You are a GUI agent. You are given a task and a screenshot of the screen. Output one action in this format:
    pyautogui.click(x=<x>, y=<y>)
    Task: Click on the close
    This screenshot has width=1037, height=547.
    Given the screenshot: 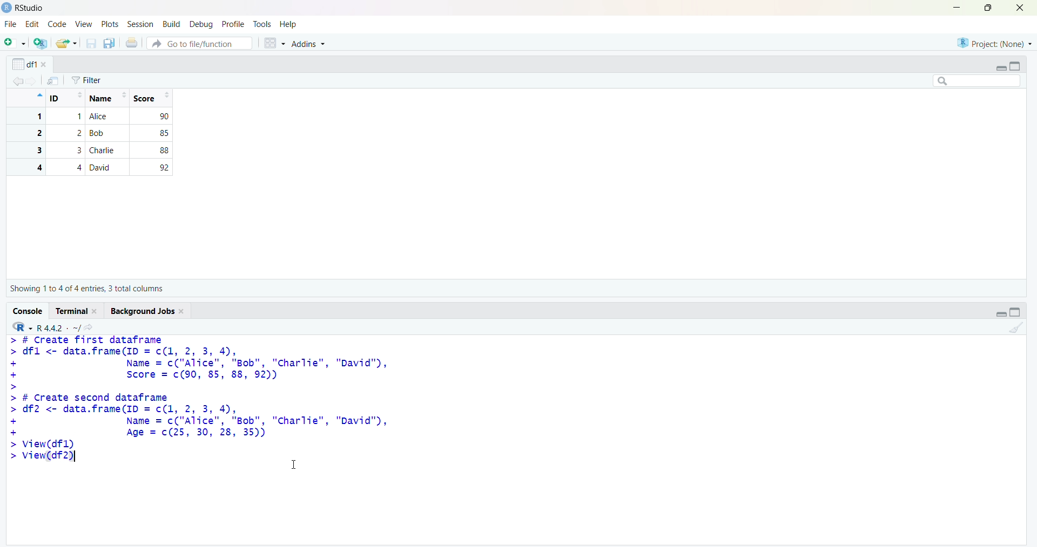 What is the action you would take?
    pyautogui.click(x=45, y=64)
    